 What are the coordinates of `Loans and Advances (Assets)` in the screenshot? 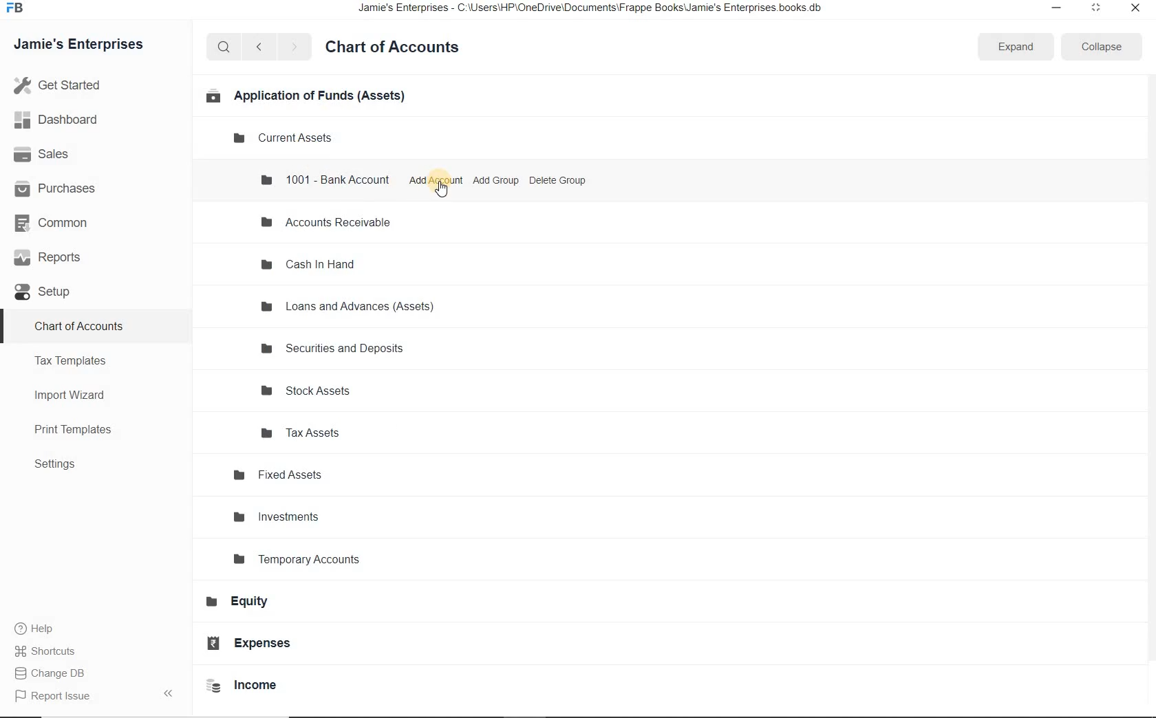 It's located at (350, 307).